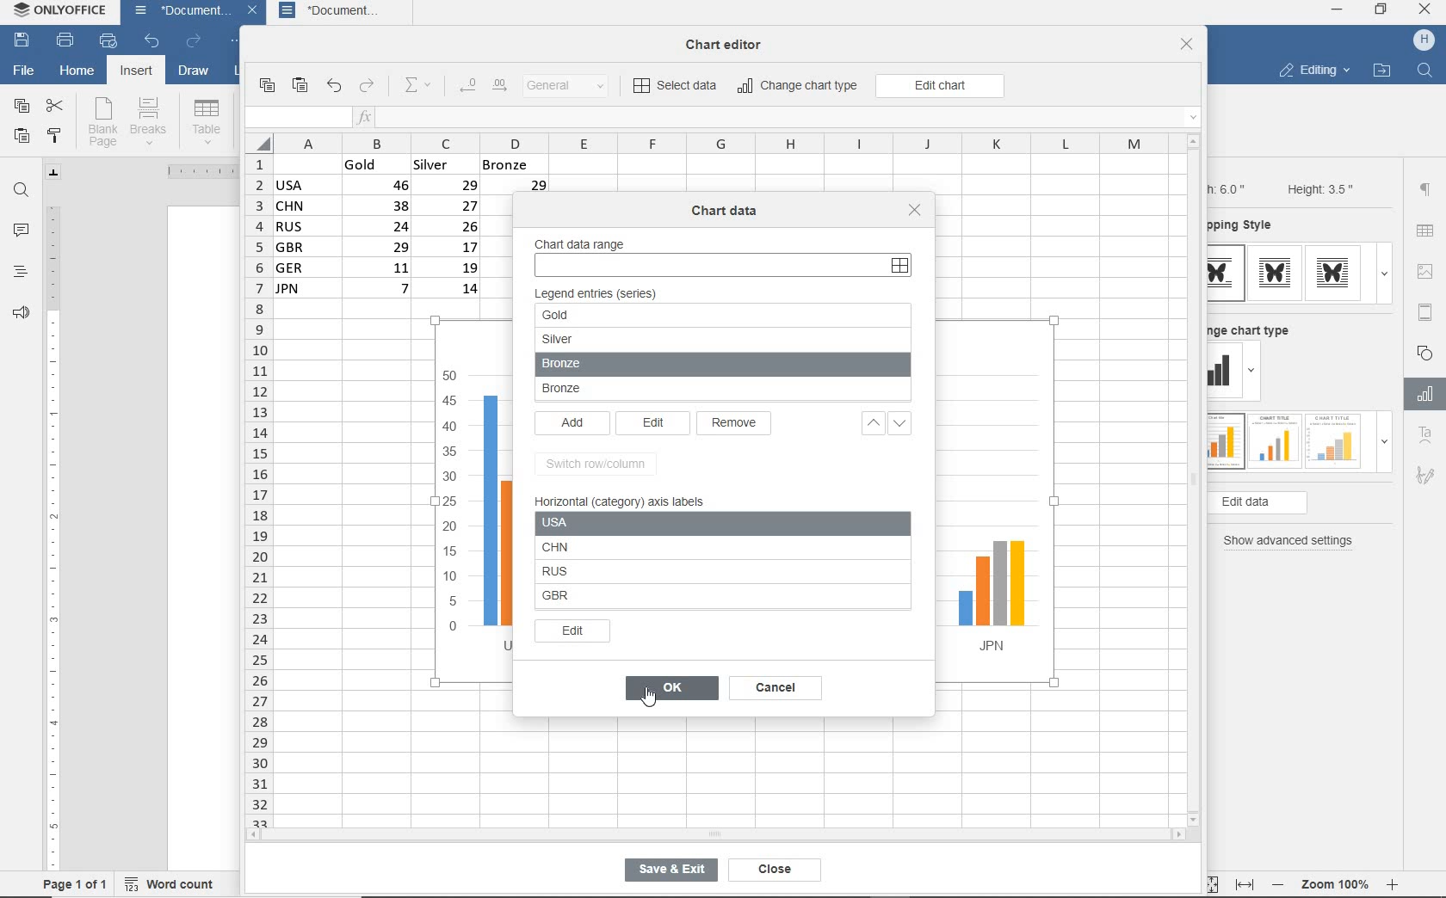 This screenshot has height=898, width=1446. What do you see at coordinates (1424, 479) in the screenshot?
I see `Signature settings` at bounding box center [1424, 479].